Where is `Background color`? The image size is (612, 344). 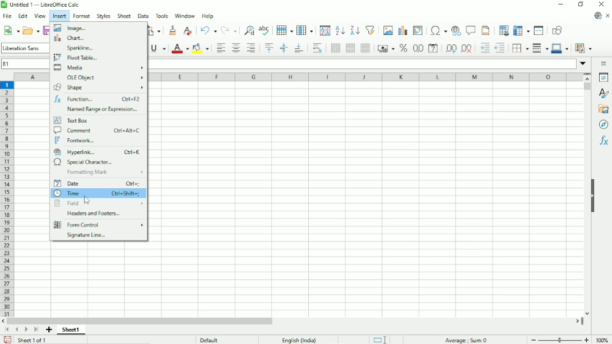
Background color is located at coordinates (200, 48).